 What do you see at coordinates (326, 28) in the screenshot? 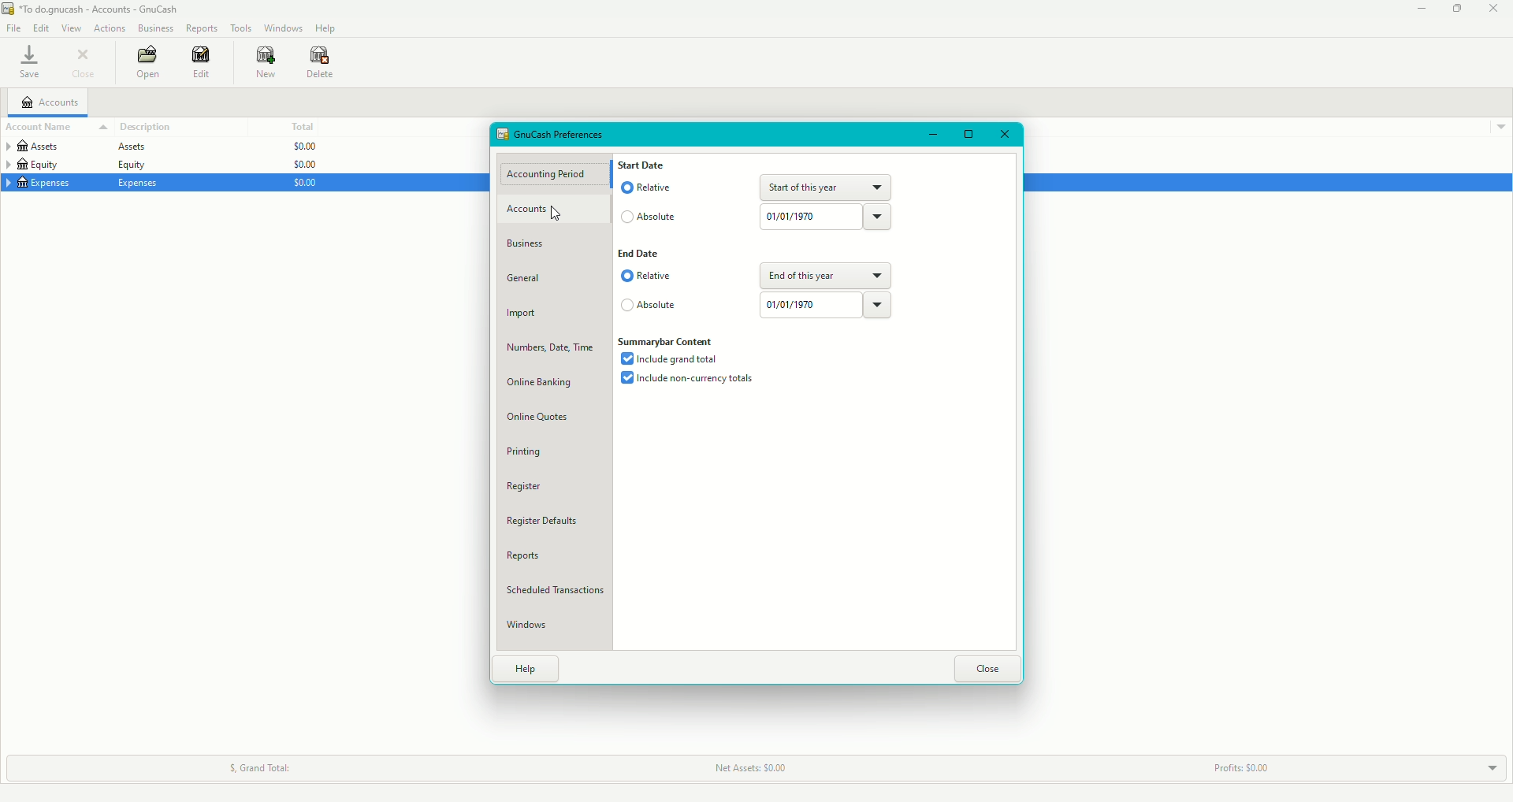
I see `Help` at bounding box center [326, 28].